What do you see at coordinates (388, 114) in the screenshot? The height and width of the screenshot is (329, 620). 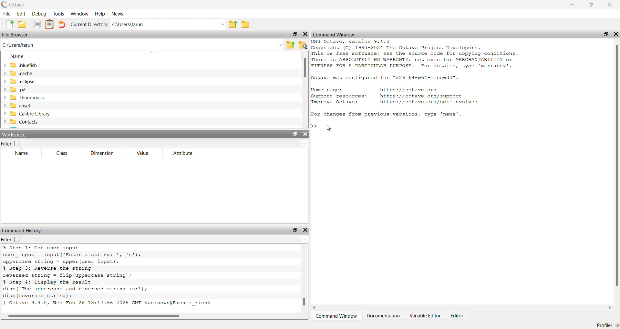 I see `For changes from previous versions, type 'news'.` at bounding box center [388, 114].